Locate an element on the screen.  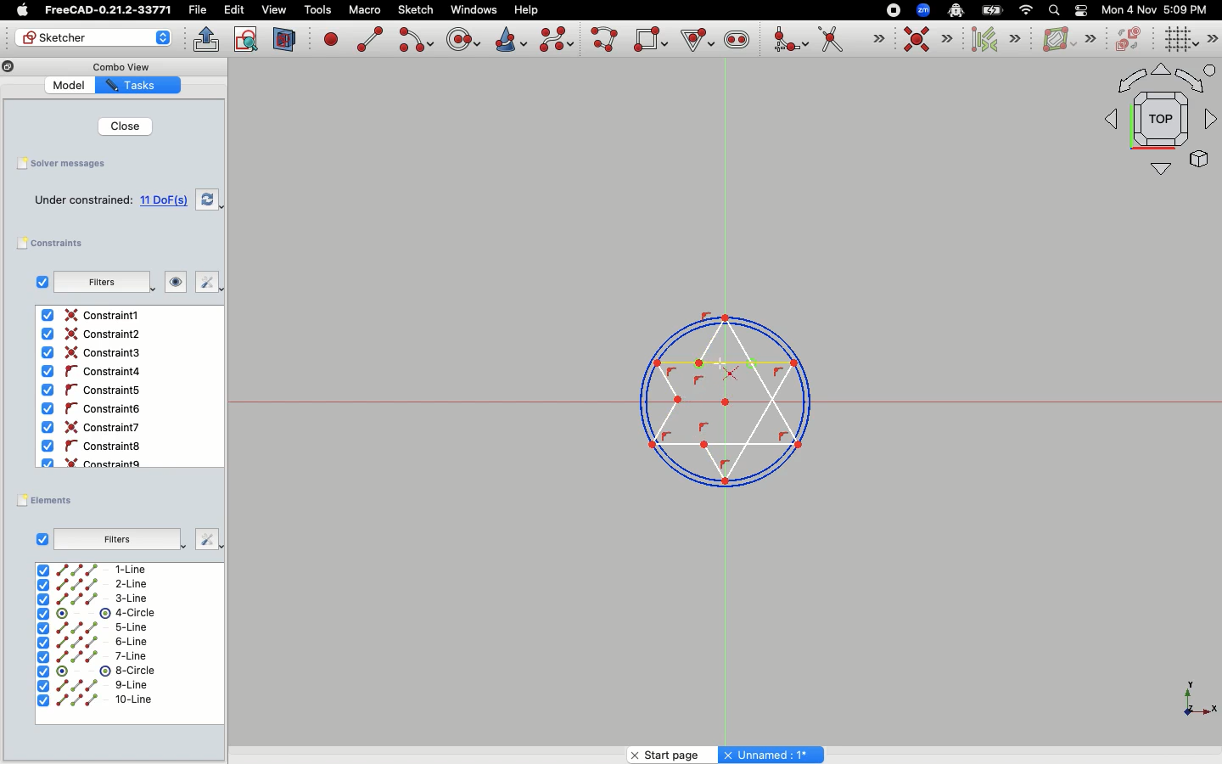
Constraints is located at coordinates (57, 244).